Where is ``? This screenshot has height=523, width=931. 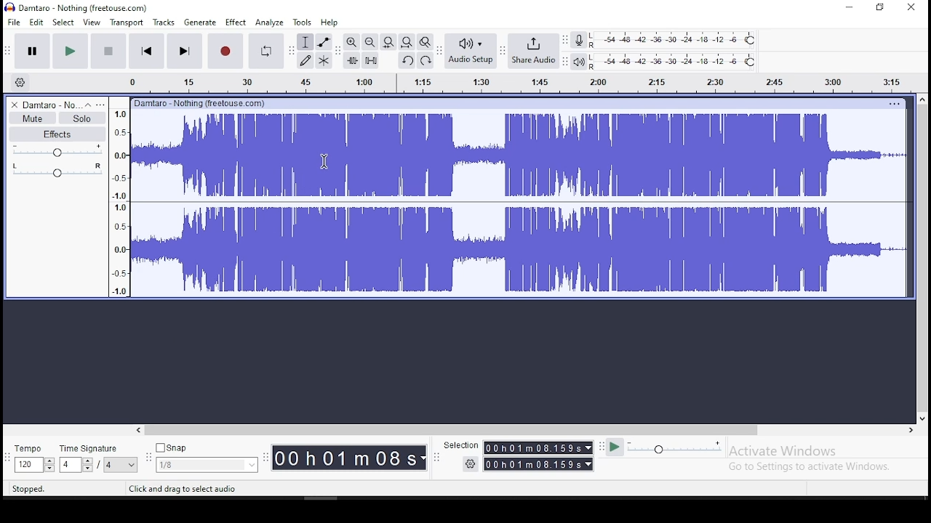
 is located at coordinates (439, 50).